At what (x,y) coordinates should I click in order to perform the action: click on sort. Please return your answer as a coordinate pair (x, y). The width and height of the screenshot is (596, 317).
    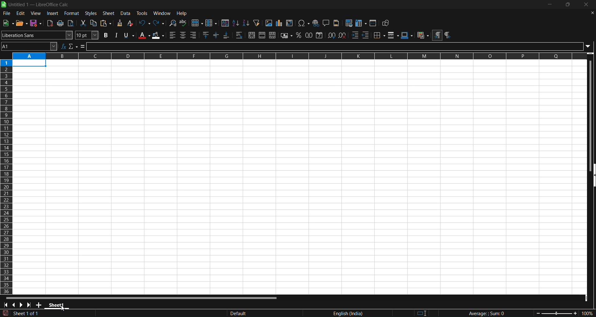
    Looking at the image, I should click on (225, 23).